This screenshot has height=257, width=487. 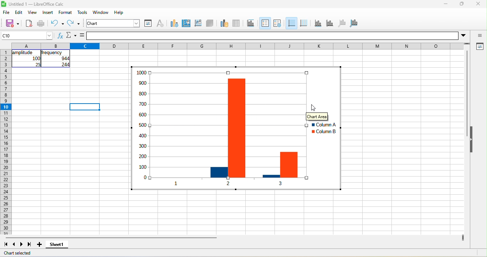 I want to click on character, so click(x=160, y=23).